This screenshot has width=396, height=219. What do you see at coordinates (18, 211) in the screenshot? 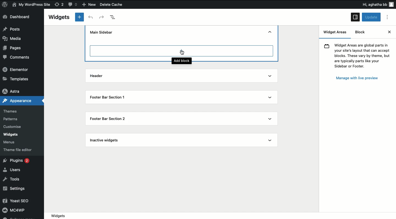
I see `MC4wp` at bounding box center [18, 211].